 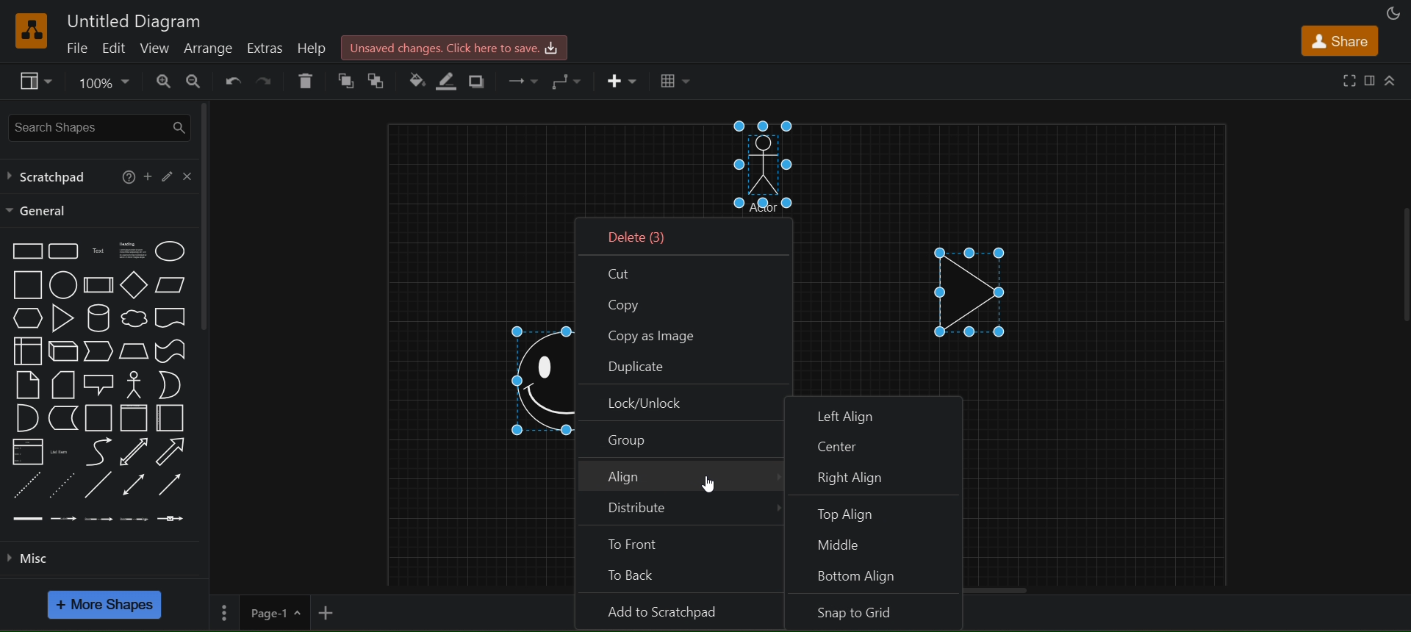 I want to click on tape, so click(x=170, y=351).